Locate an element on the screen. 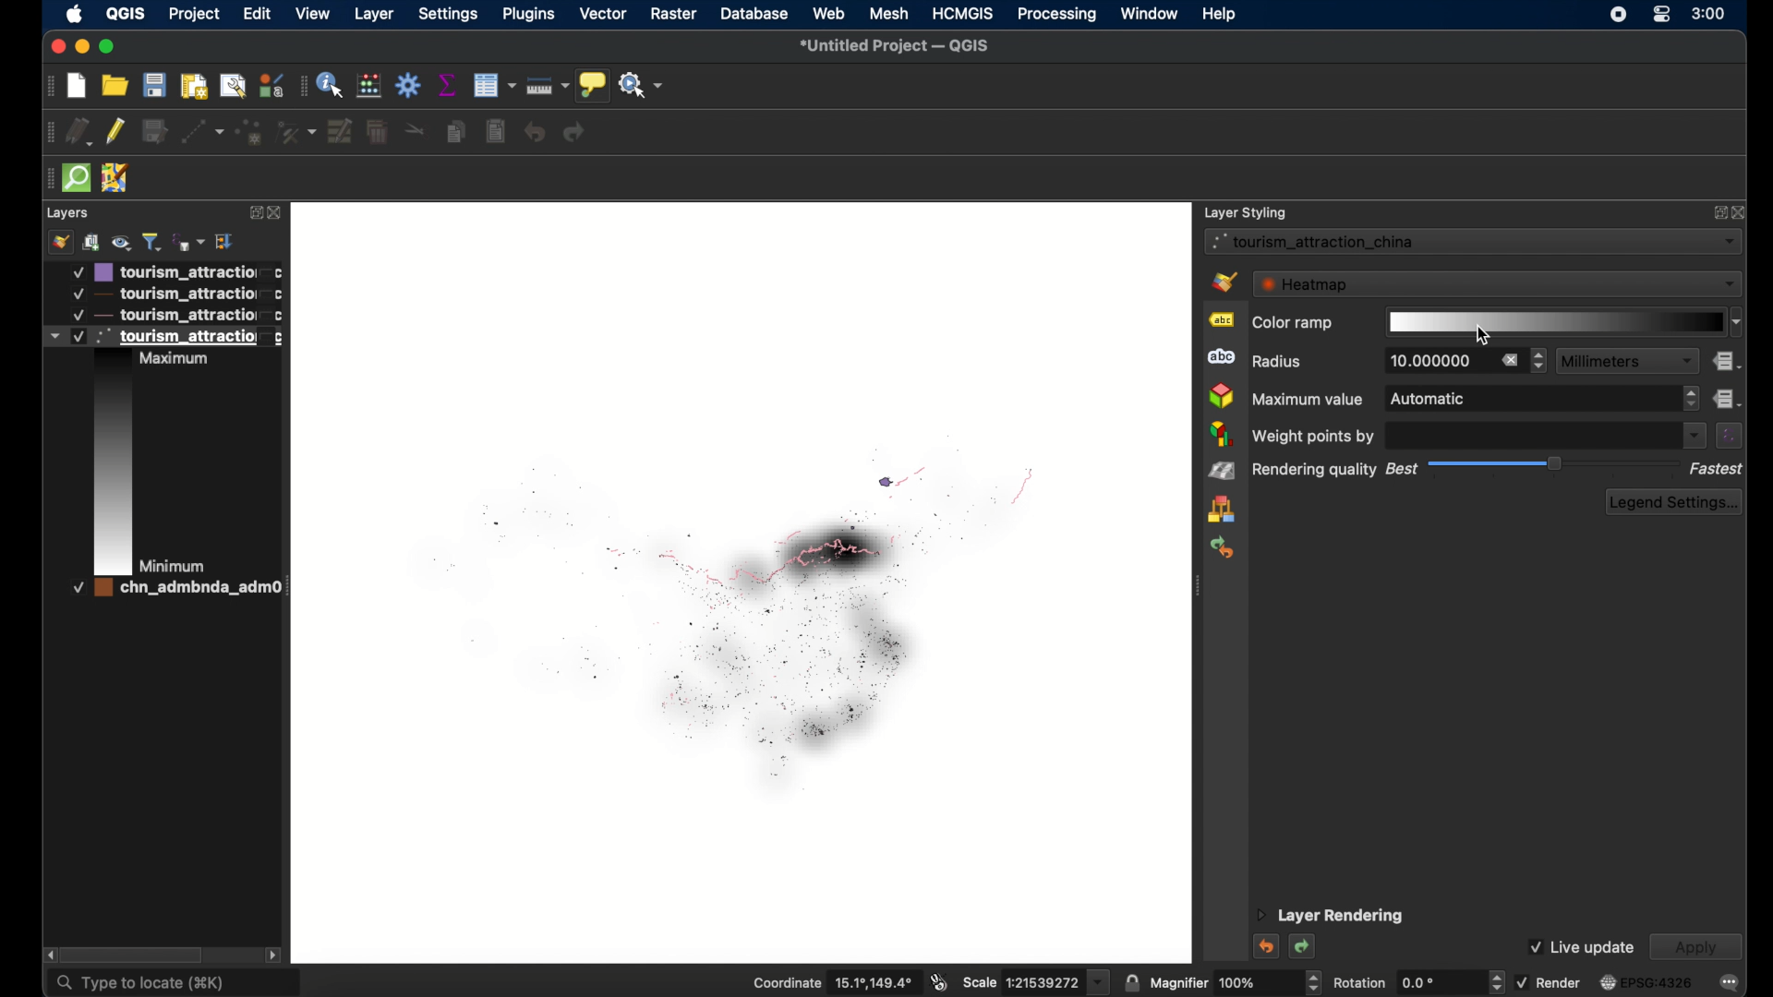 The height and width of the screenshot is (997, 1773). identify features is located at coordinates (330, 87).